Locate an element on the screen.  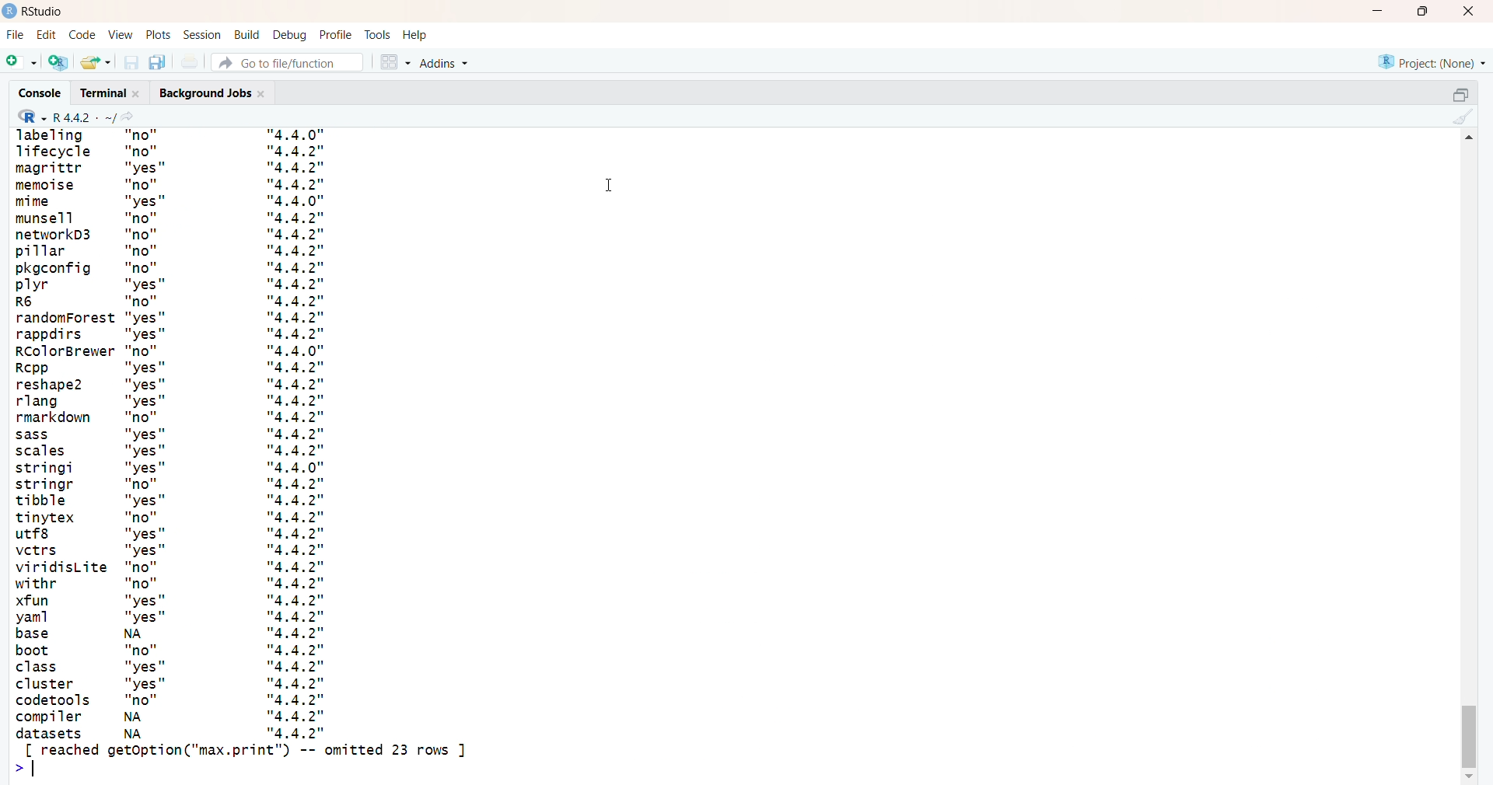
Go to file/function is located at coordinates (291, 62).